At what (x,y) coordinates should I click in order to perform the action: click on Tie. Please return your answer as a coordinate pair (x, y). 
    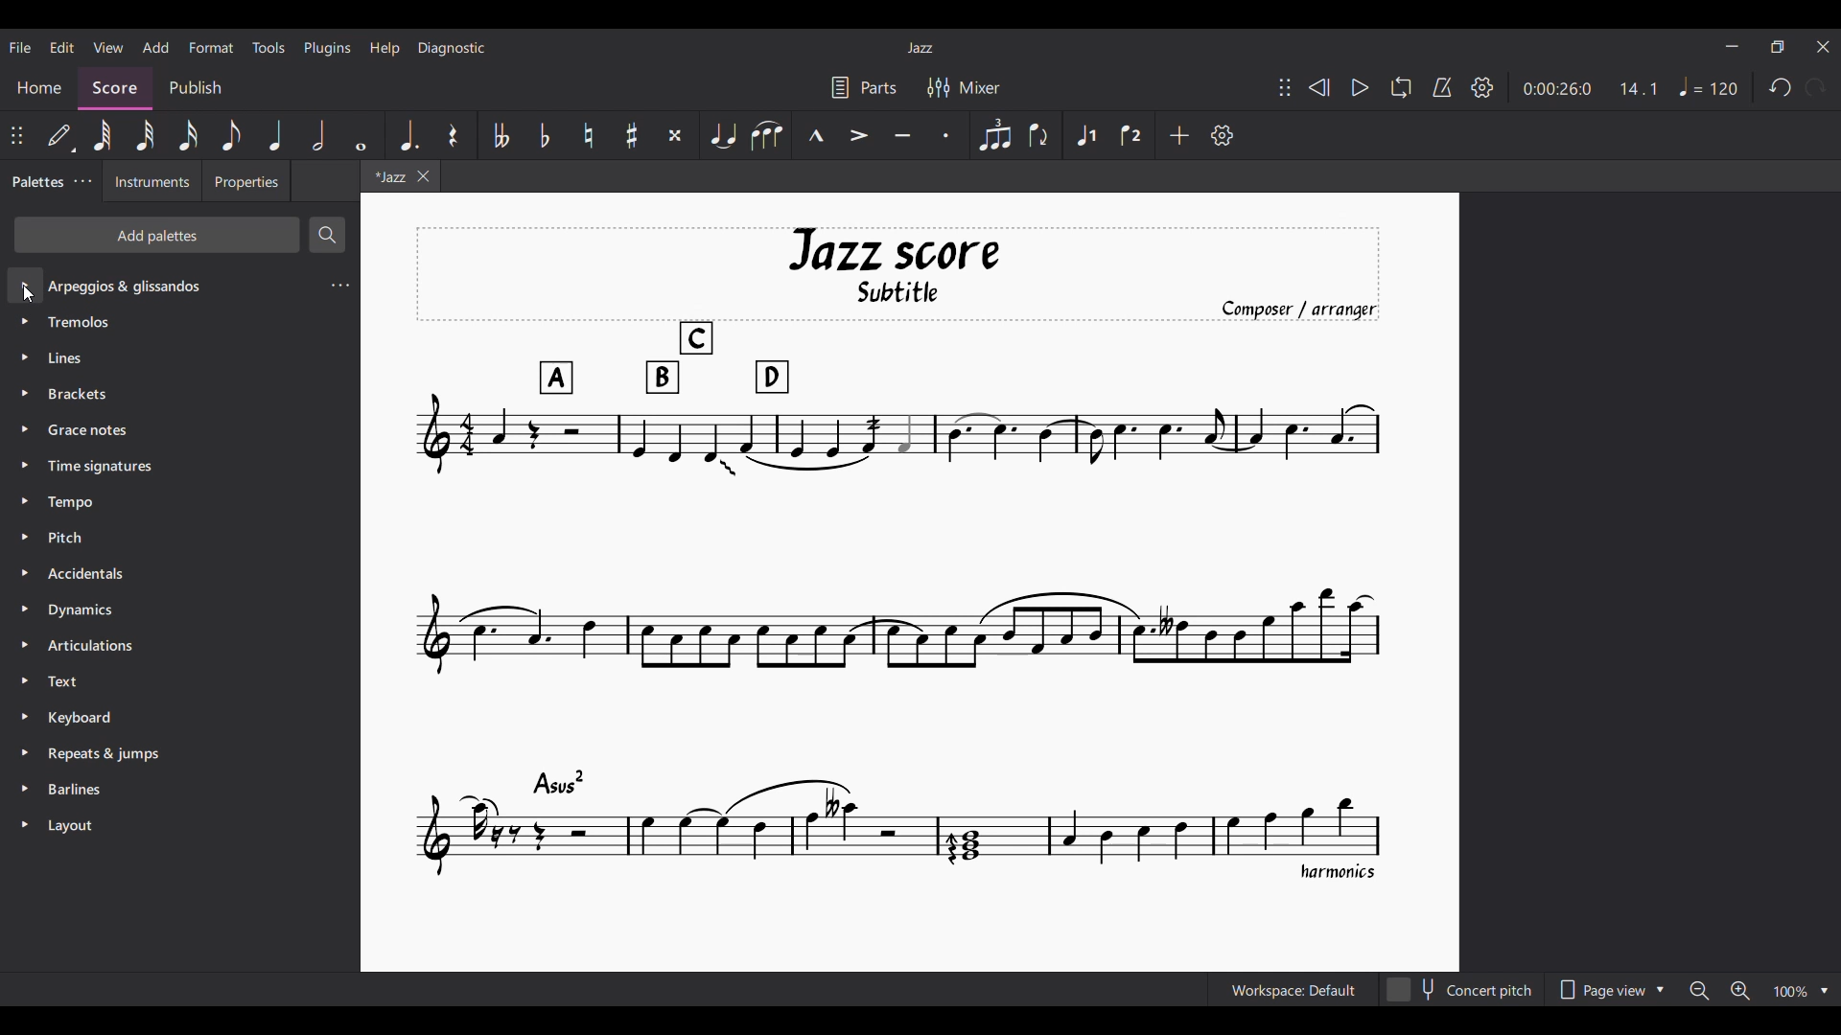
    Looking at the image, I should click on (722, 135).